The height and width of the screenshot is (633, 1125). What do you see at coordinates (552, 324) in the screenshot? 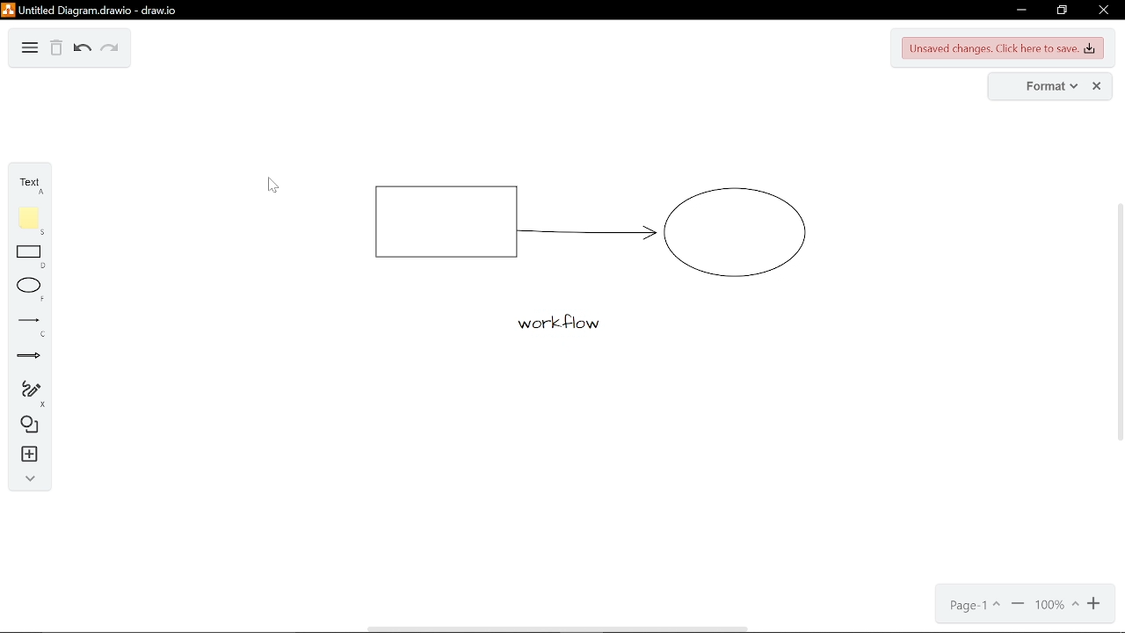
I see `text box titled "workflow" added` at bounding box center [552, 324].